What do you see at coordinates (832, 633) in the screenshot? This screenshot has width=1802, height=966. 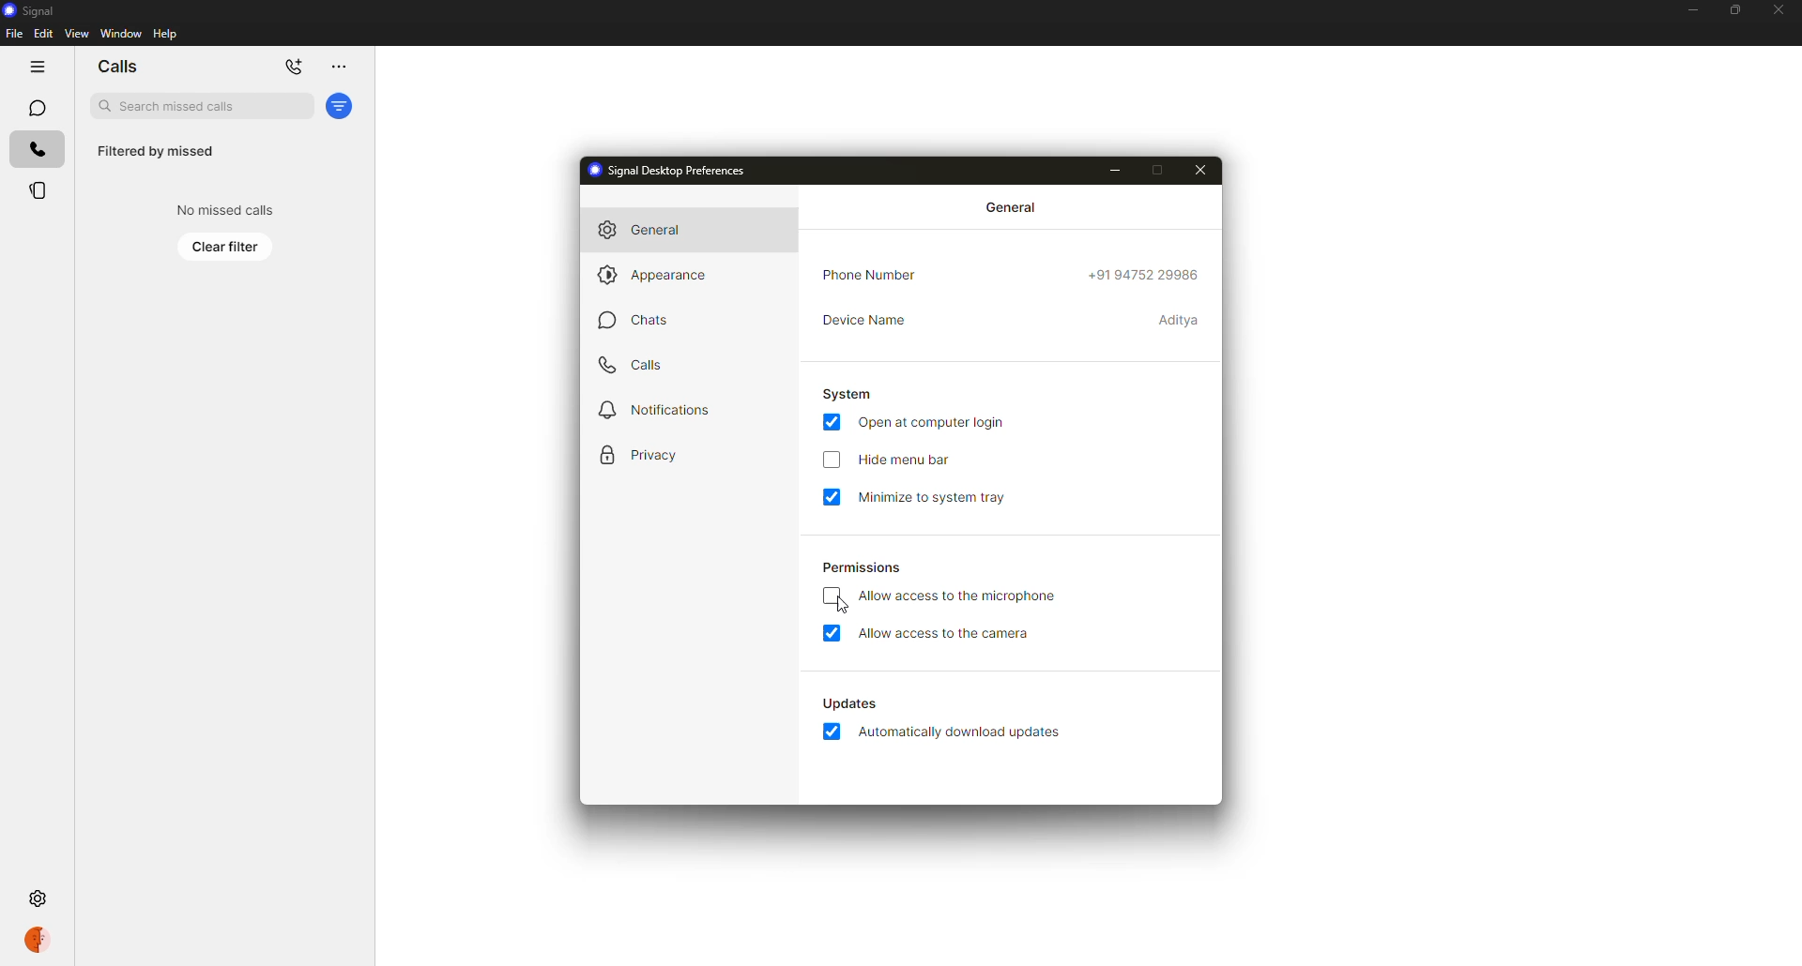 I see `enabled` at bounding box center [832, 633].